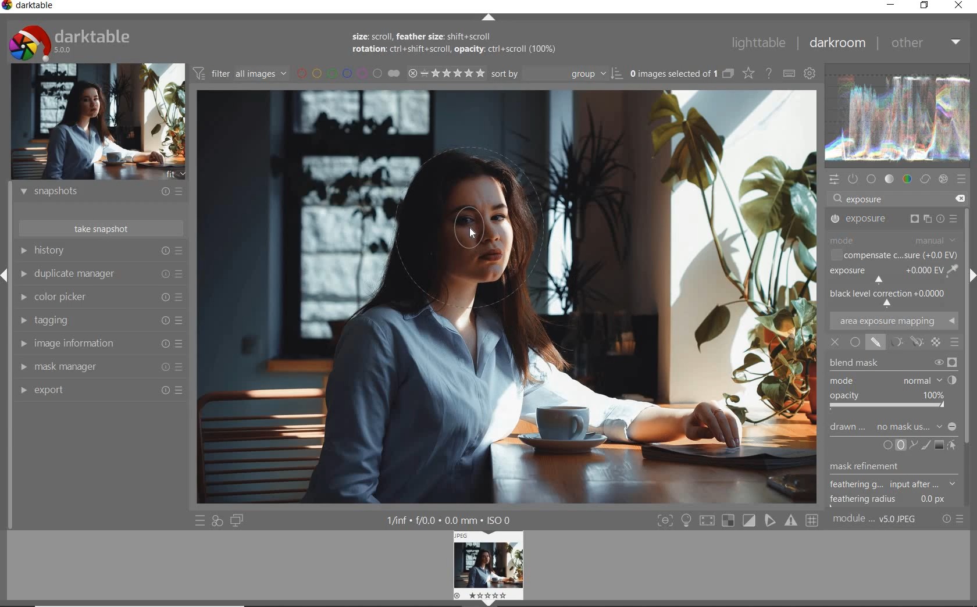 This screenshot has height=607, width=977. What do you see at coordinates (908, 179) in the screenshot?
I see `color` at bounding box center [908, 179].